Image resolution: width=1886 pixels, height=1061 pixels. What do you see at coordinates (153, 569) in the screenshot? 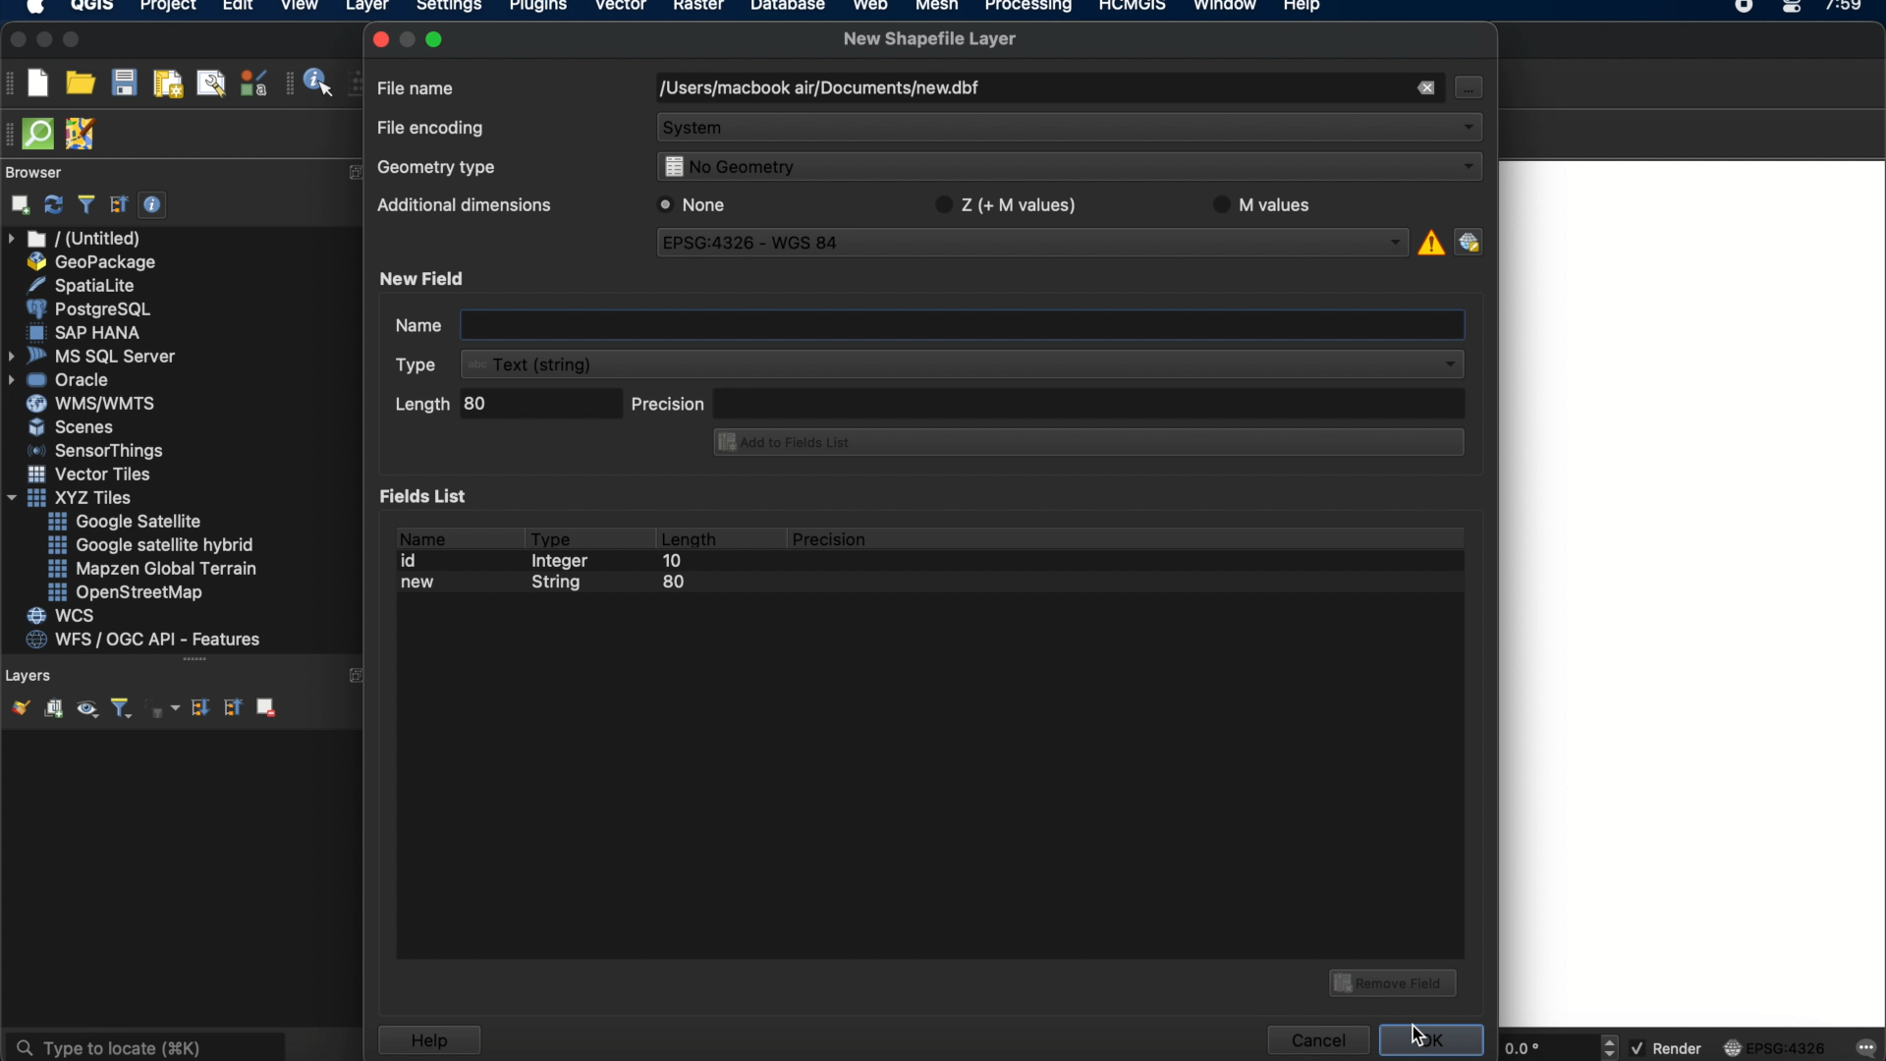
I see `mapzen global terrain` at bounding box center [153, 569].